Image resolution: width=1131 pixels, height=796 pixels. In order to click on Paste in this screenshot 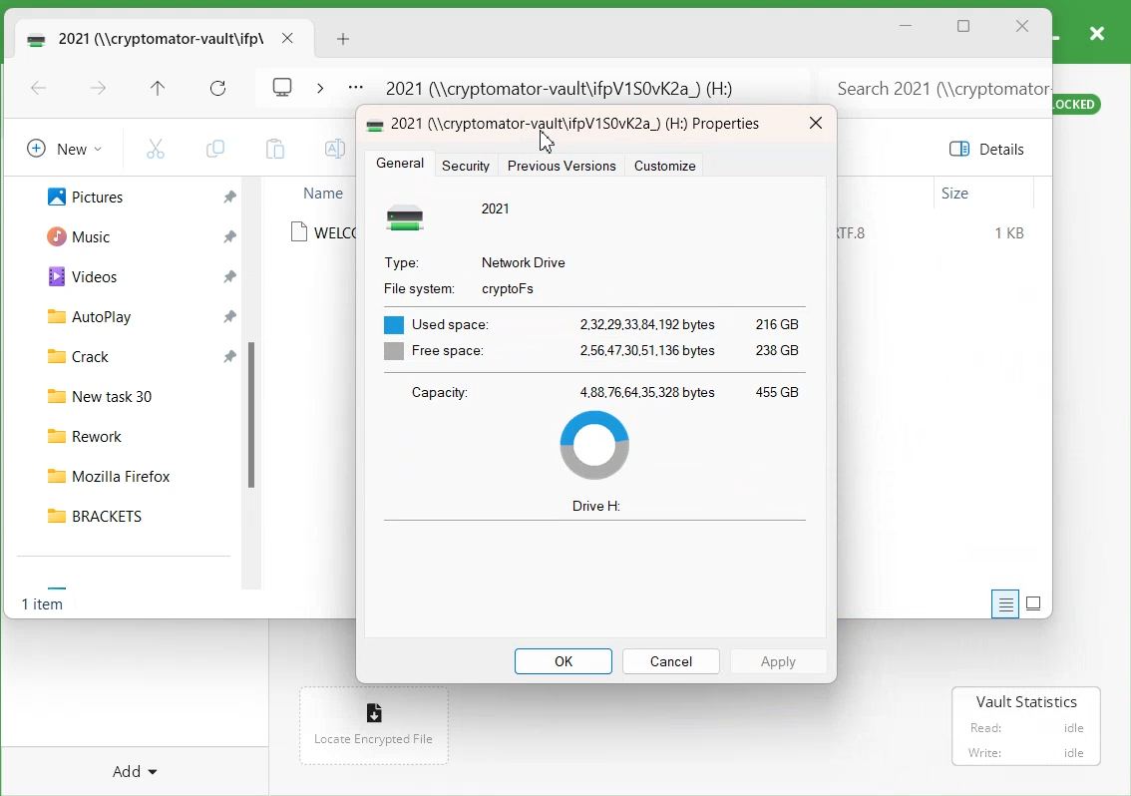, I will do `click(274, 149)`.